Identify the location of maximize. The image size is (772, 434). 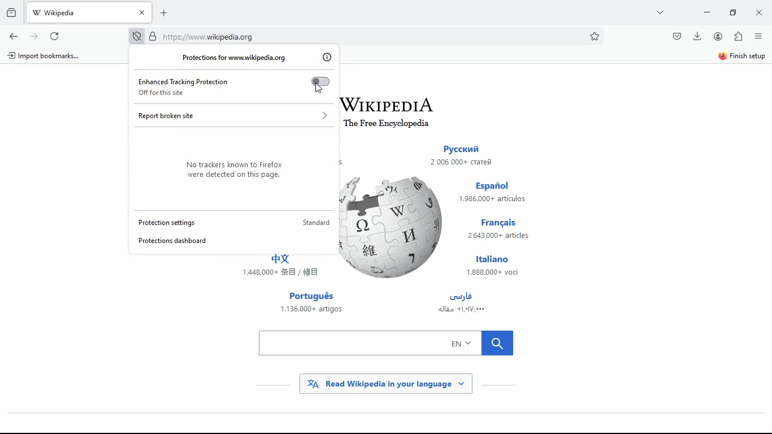
(732, 12).